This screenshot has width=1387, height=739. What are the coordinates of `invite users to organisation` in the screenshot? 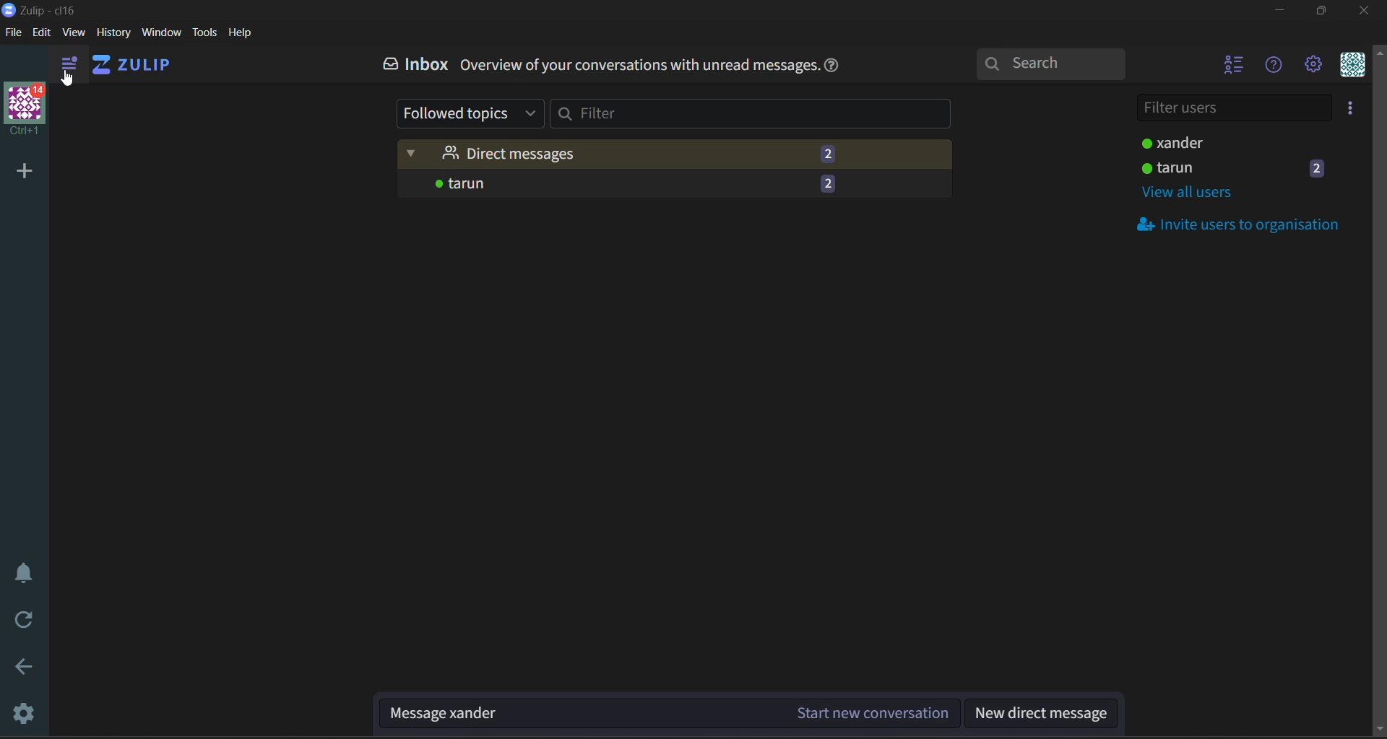 It's located at (1246, 227).